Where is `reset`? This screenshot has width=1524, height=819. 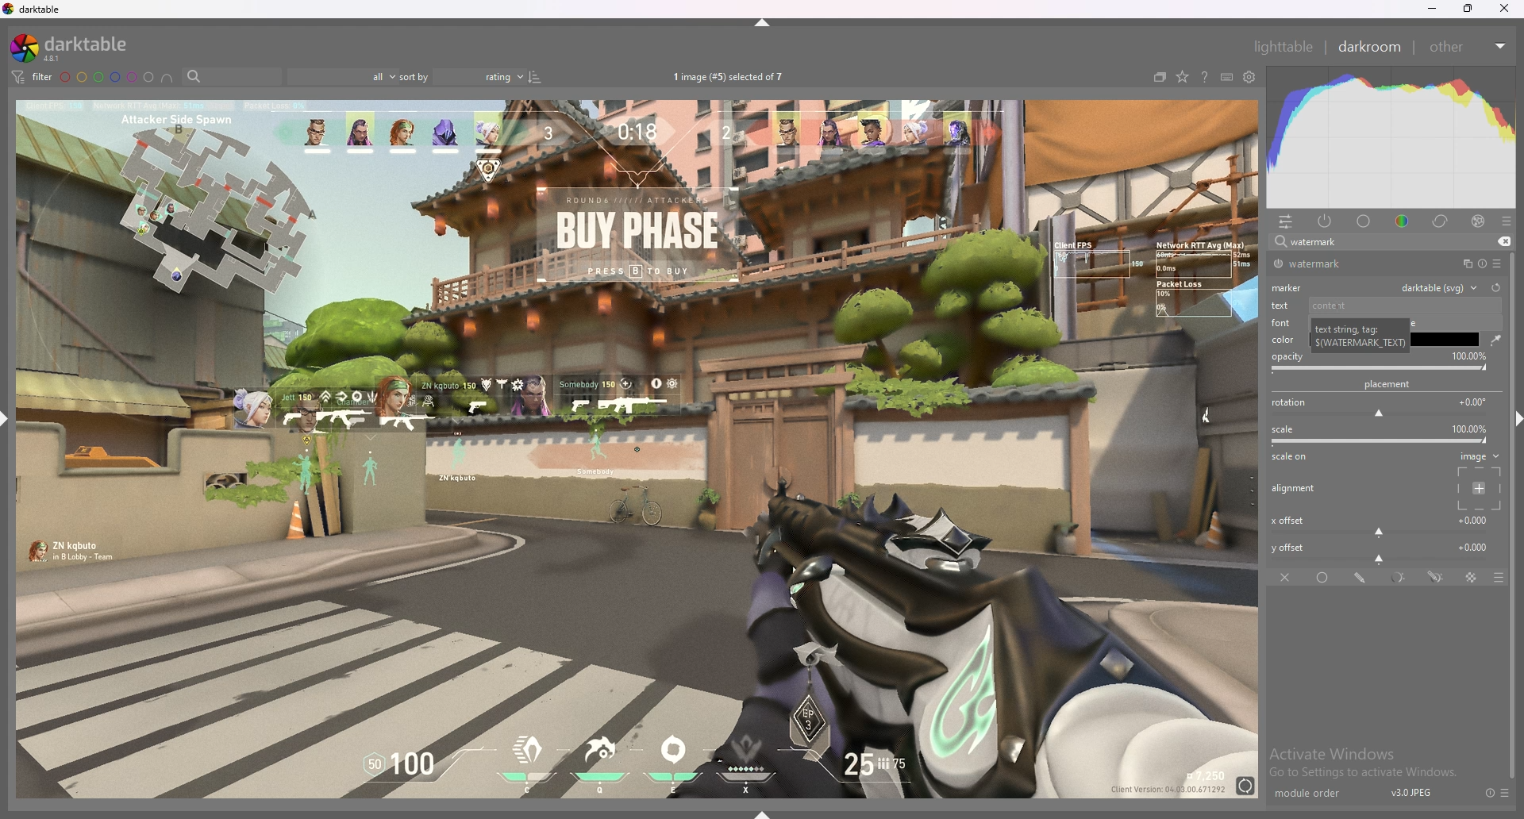
reset is located at coordinates (1481, 264).